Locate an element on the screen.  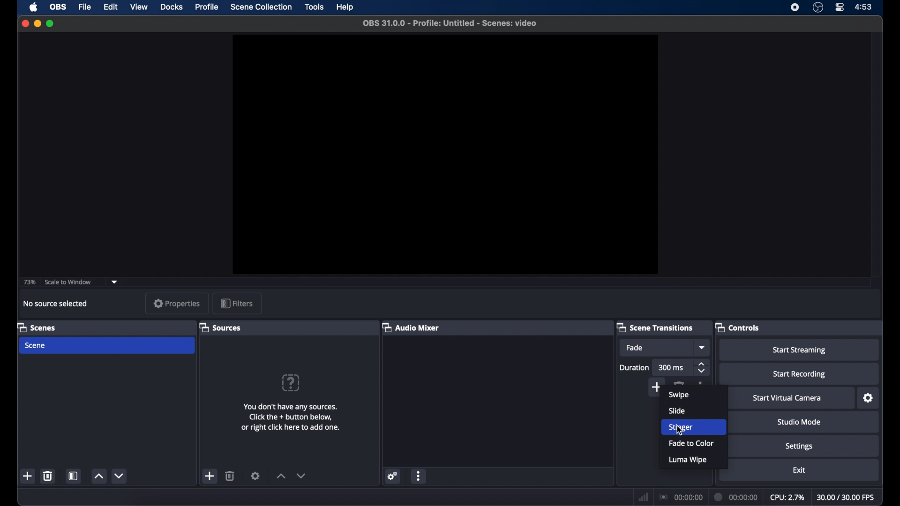
screen recorder icon is located at coordinates (795, 7).